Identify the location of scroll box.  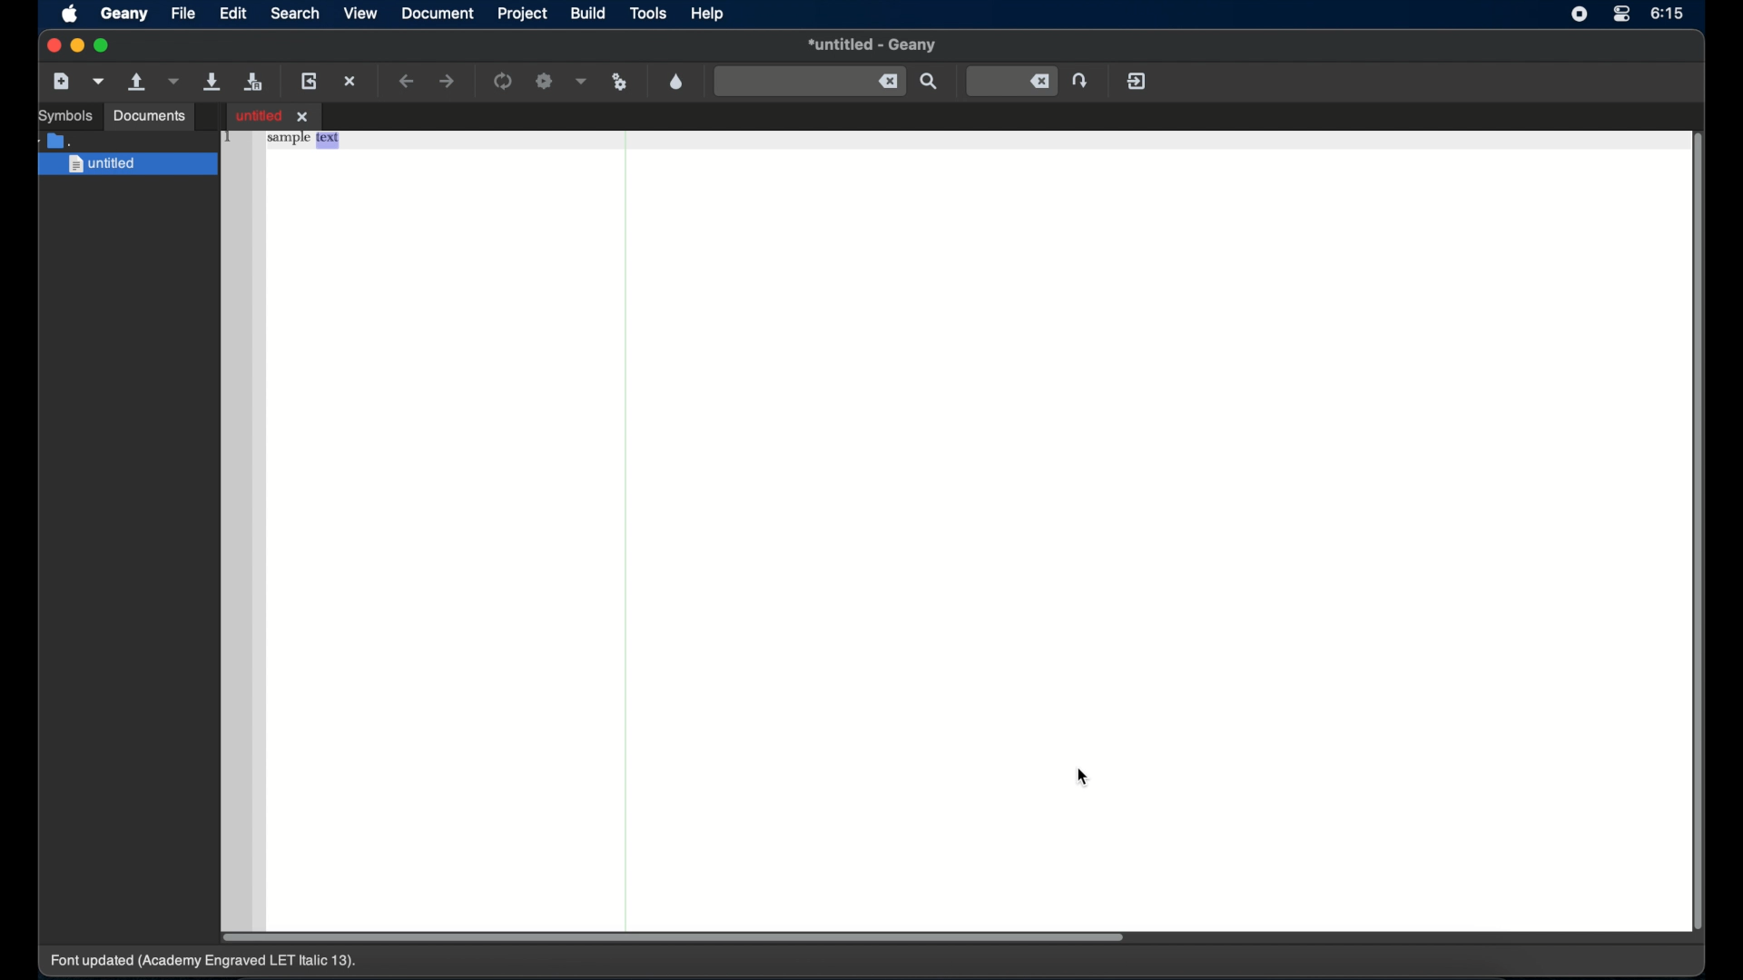
(1700, 534).